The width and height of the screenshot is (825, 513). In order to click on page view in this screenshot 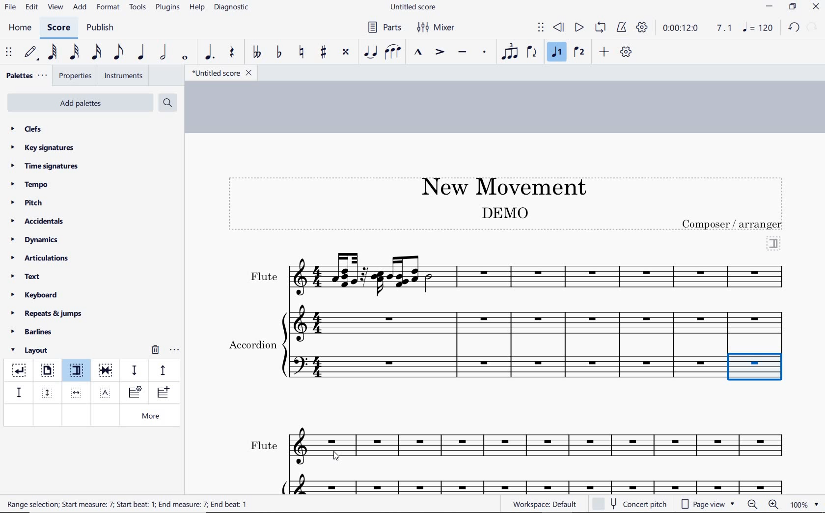, I will do `click(708, 504)`.